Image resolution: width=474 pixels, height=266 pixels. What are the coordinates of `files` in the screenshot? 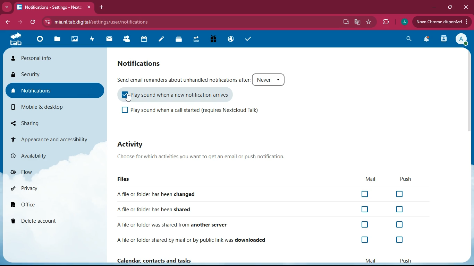 It's located at (125, 179).